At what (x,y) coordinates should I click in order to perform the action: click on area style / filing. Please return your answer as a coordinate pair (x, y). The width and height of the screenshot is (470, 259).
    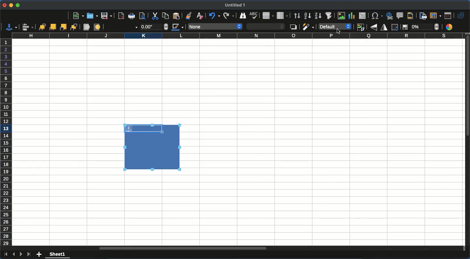
    Looking at the image, I should click on (266, 26).